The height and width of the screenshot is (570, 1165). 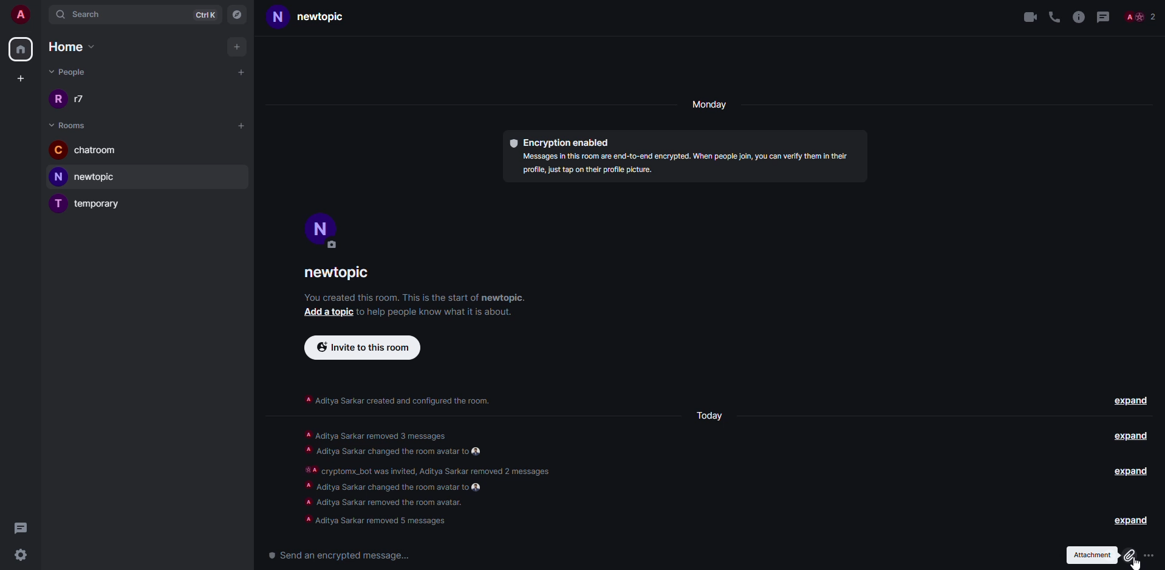 I want to click on settings, so click(x=23, y=555).